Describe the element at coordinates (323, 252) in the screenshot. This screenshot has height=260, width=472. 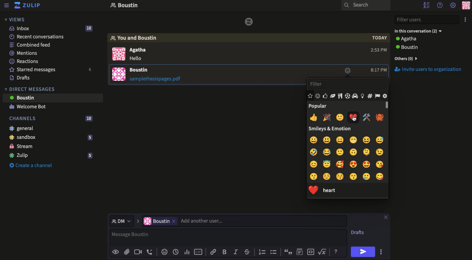
I see `Root` at that location.